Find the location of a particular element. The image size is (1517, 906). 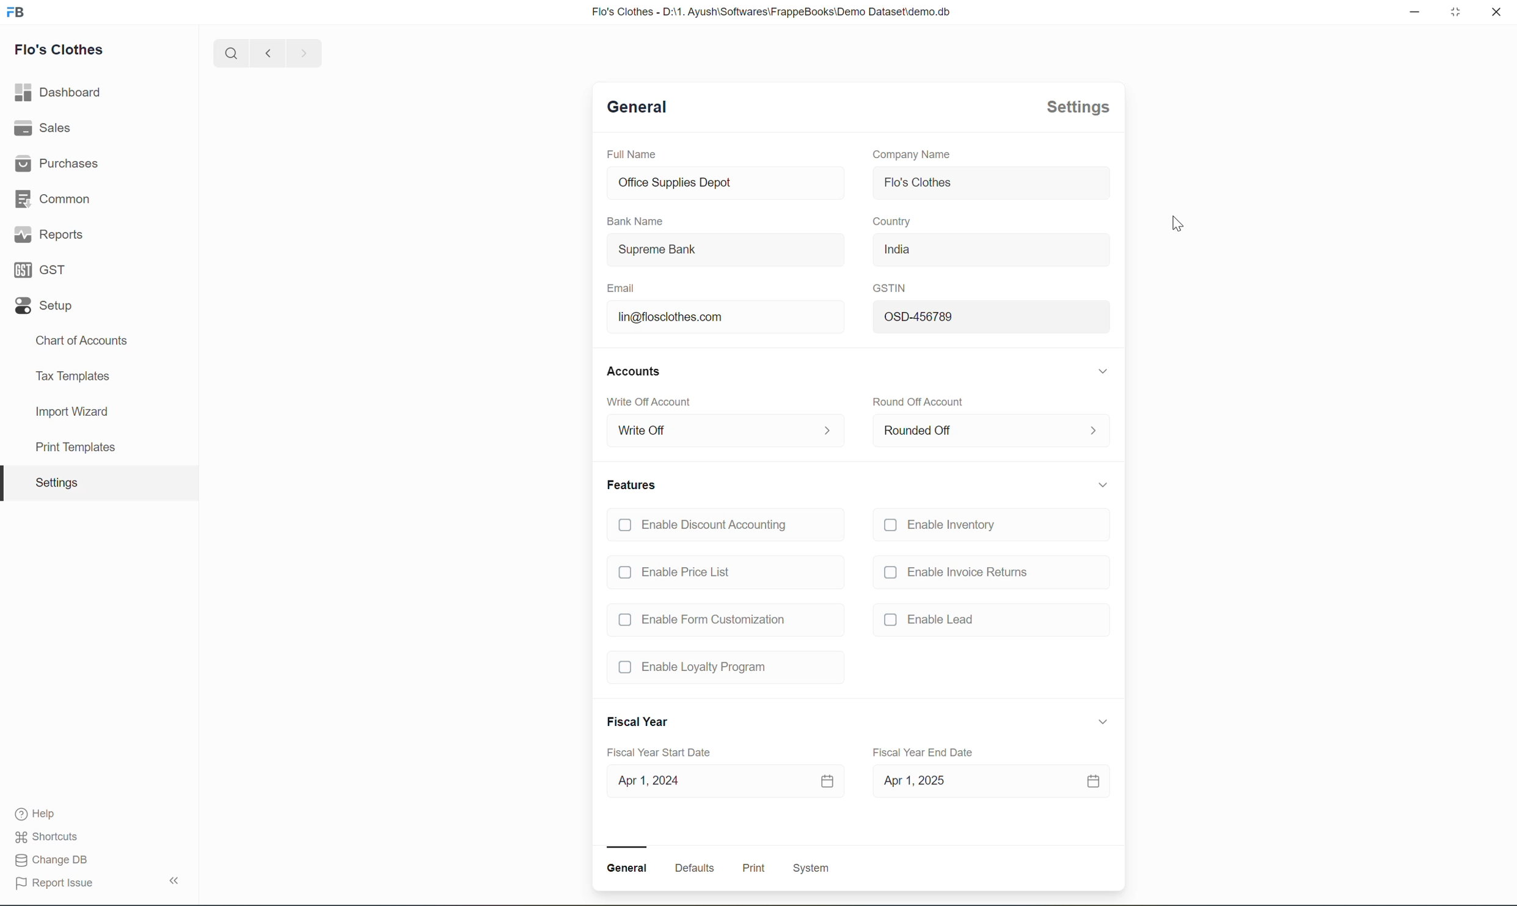

Accounts is located at coordinates (635, 373).